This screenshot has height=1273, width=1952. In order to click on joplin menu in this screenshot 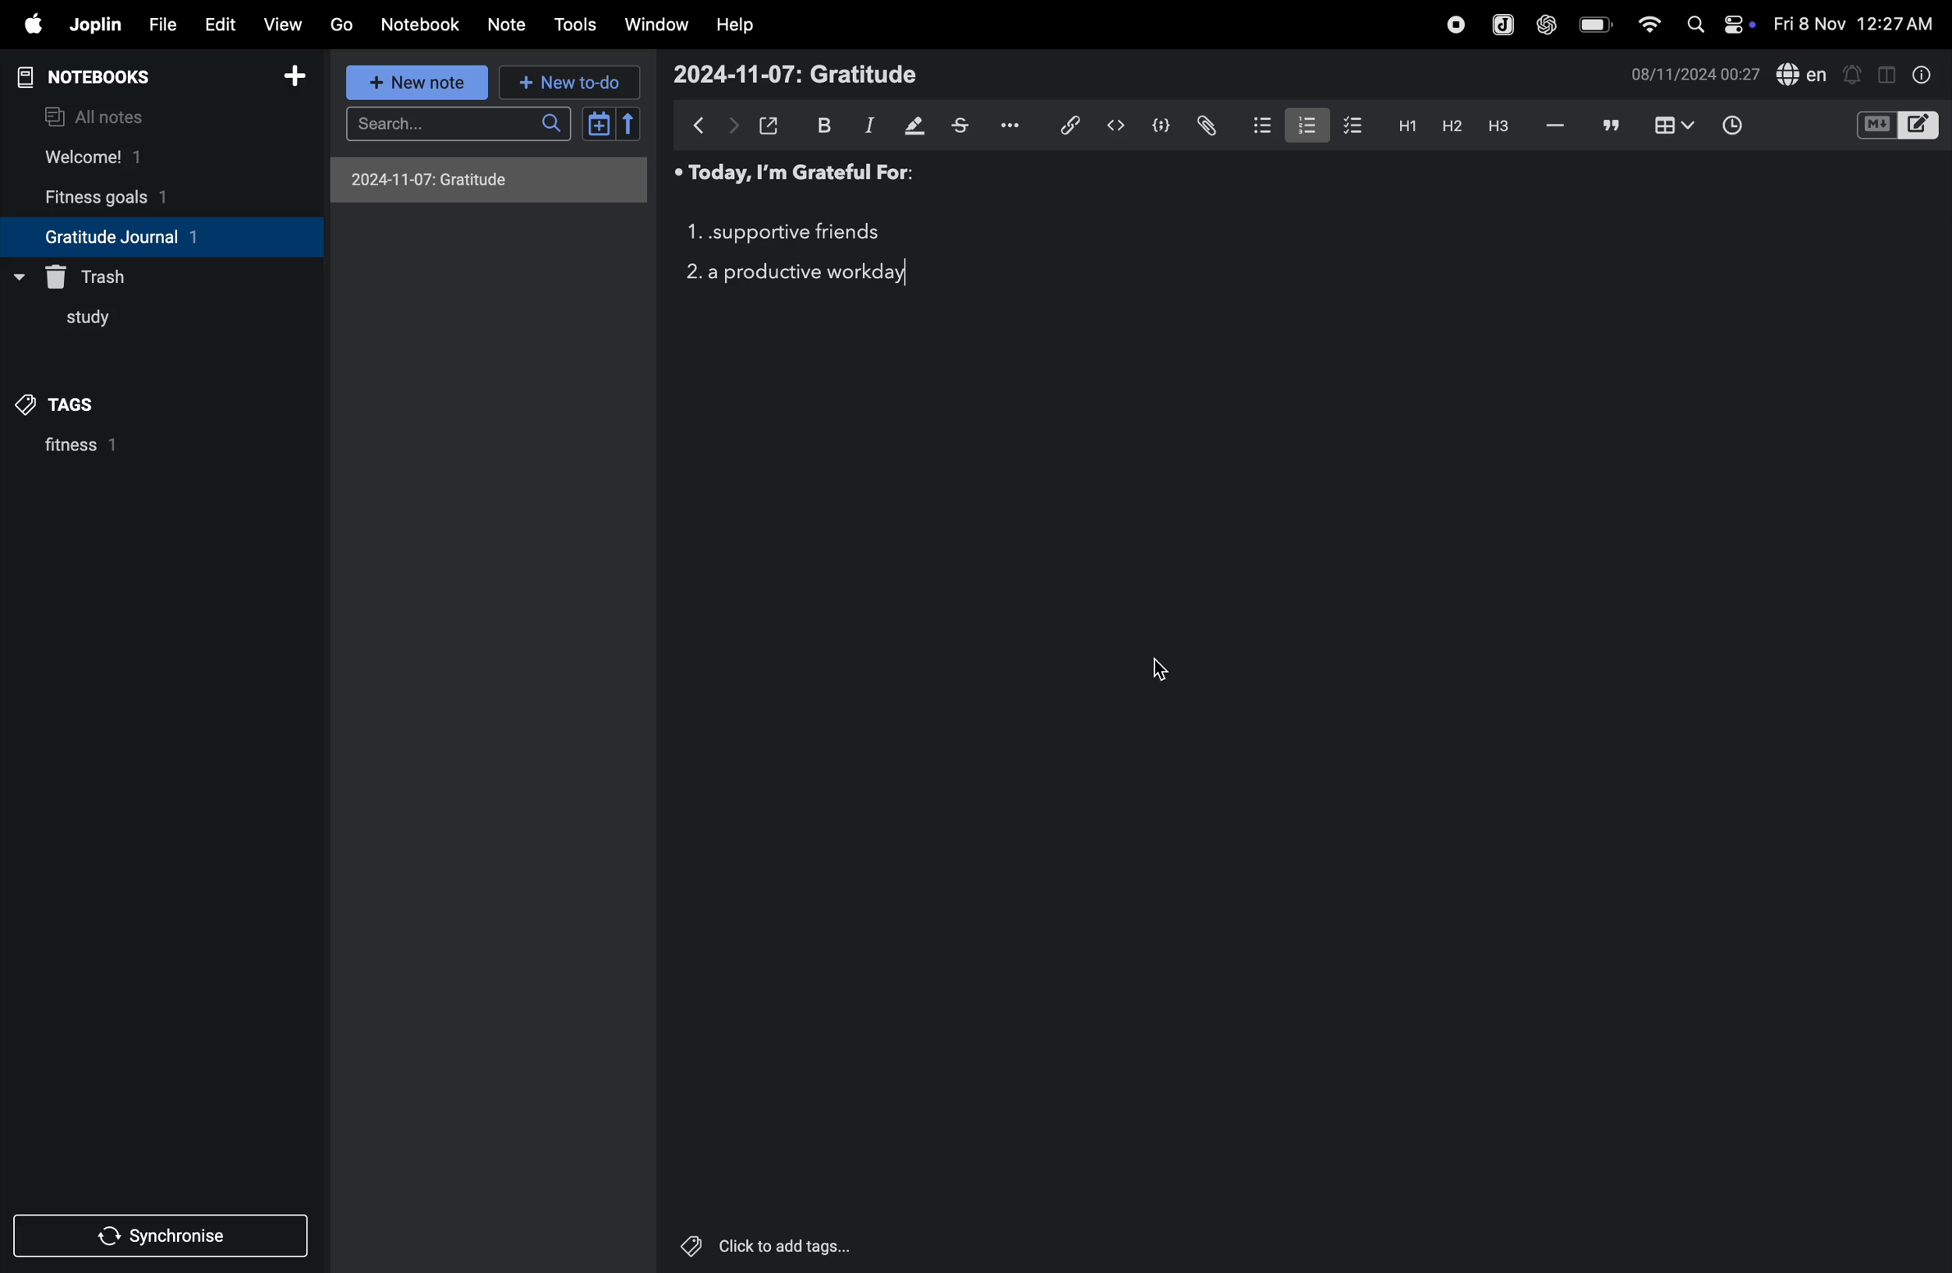, I will do `click(1503, 26)`.